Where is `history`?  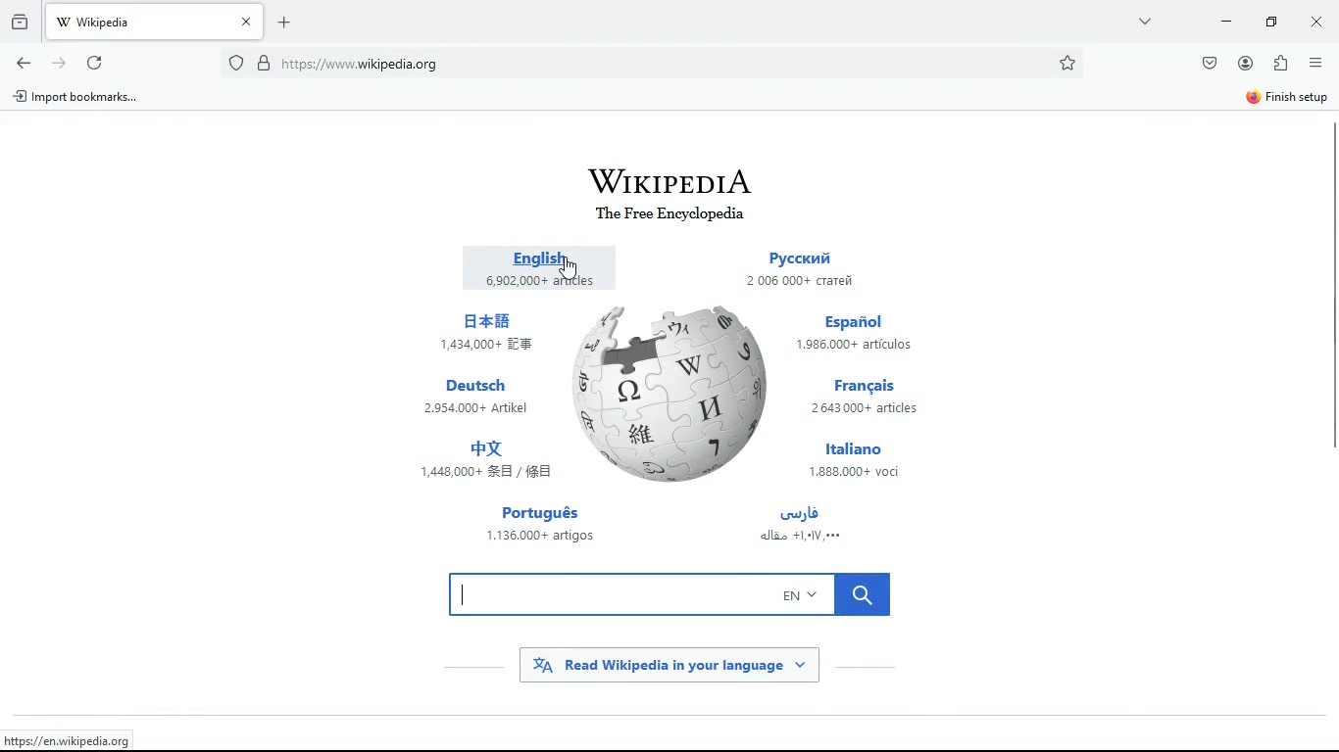 history is located at coordinates (19, 23).